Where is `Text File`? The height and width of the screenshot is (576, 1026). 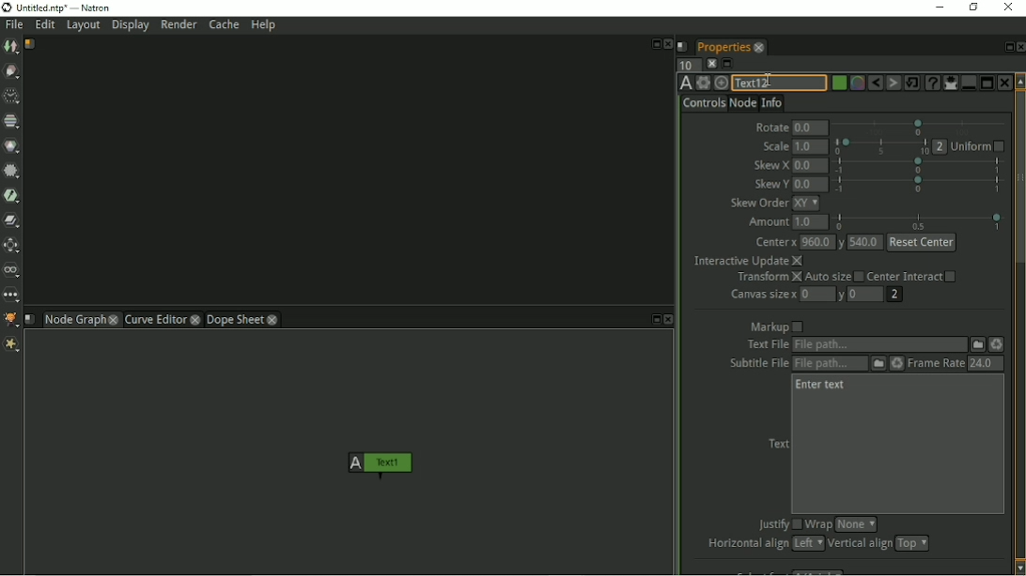
Text File is located at coordinates (765, 345).